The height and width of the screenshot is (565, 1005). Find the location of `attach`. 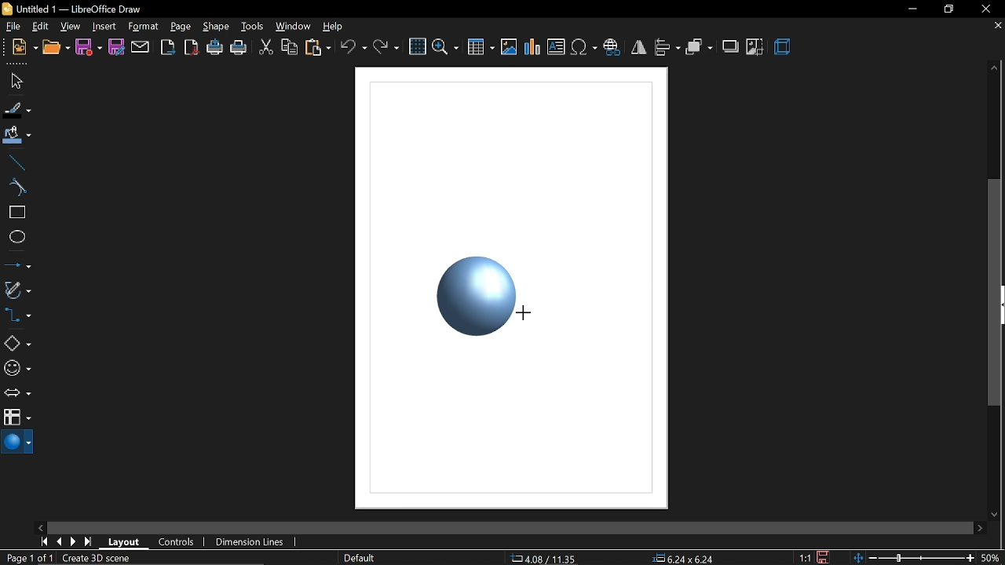

attach is located at coordinates (141, 48).